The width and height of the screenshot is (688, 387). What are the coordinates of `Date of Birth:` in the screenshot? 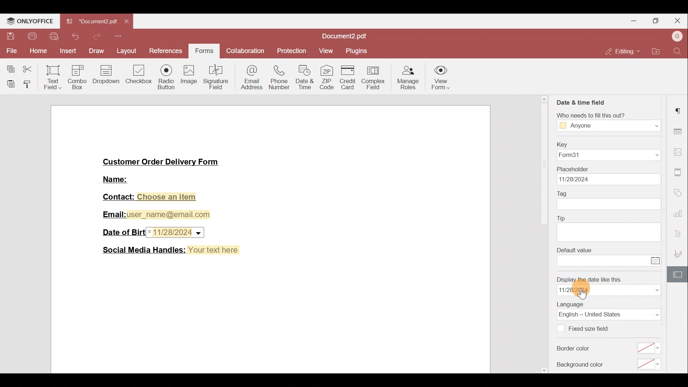 It's located at (122, 231).